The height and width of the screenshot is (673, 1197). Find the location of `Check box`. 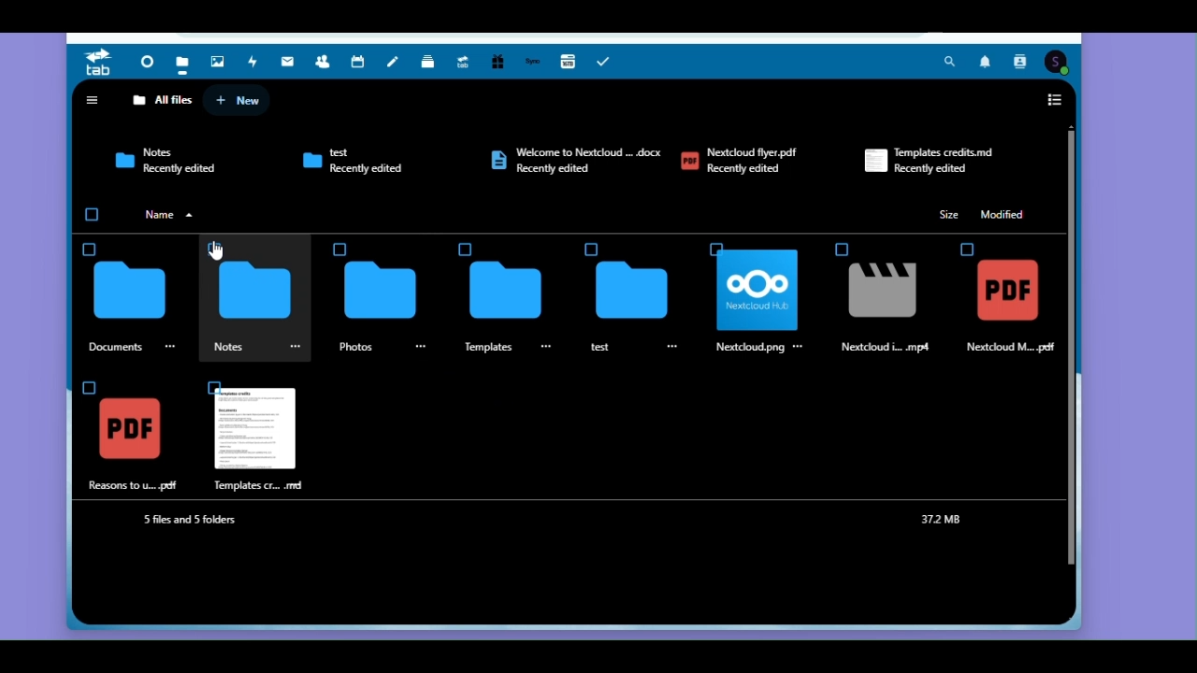

Check box is located at coordinates (212, 387).